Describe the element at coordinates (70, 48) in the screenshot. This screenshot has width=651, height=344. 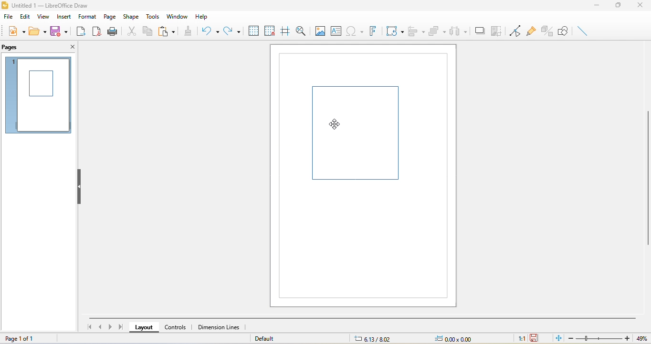
I see `close` at that location.